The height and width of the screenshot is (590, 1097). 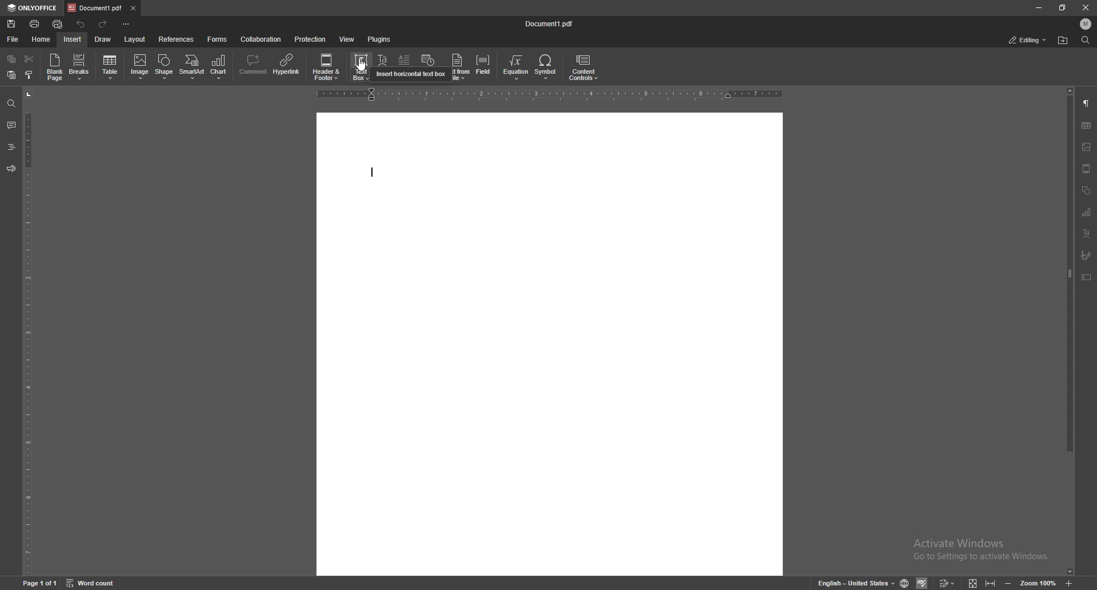 I want to click on track changes, so click(x=946, y=583).